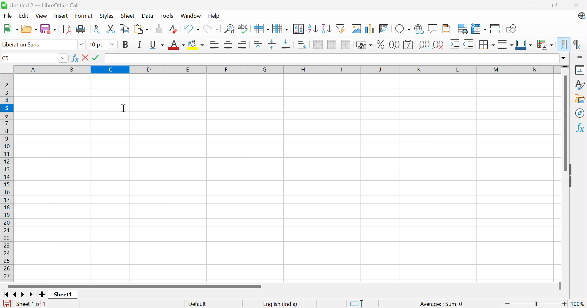 The width and height of the screenshot is (587, 308). I want to click on Autofilter, so click(342, 29).